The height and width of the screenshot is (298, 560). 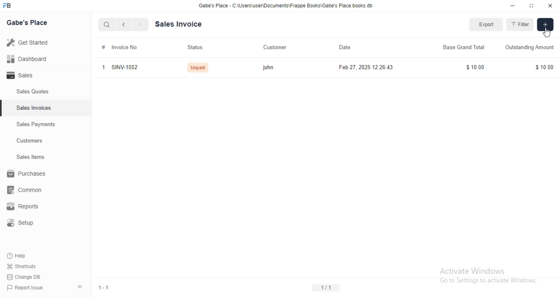 What do you see at coordinates (27, 157) in the screenshot?
I see `Sales Items` at bounding box center [27, 157].